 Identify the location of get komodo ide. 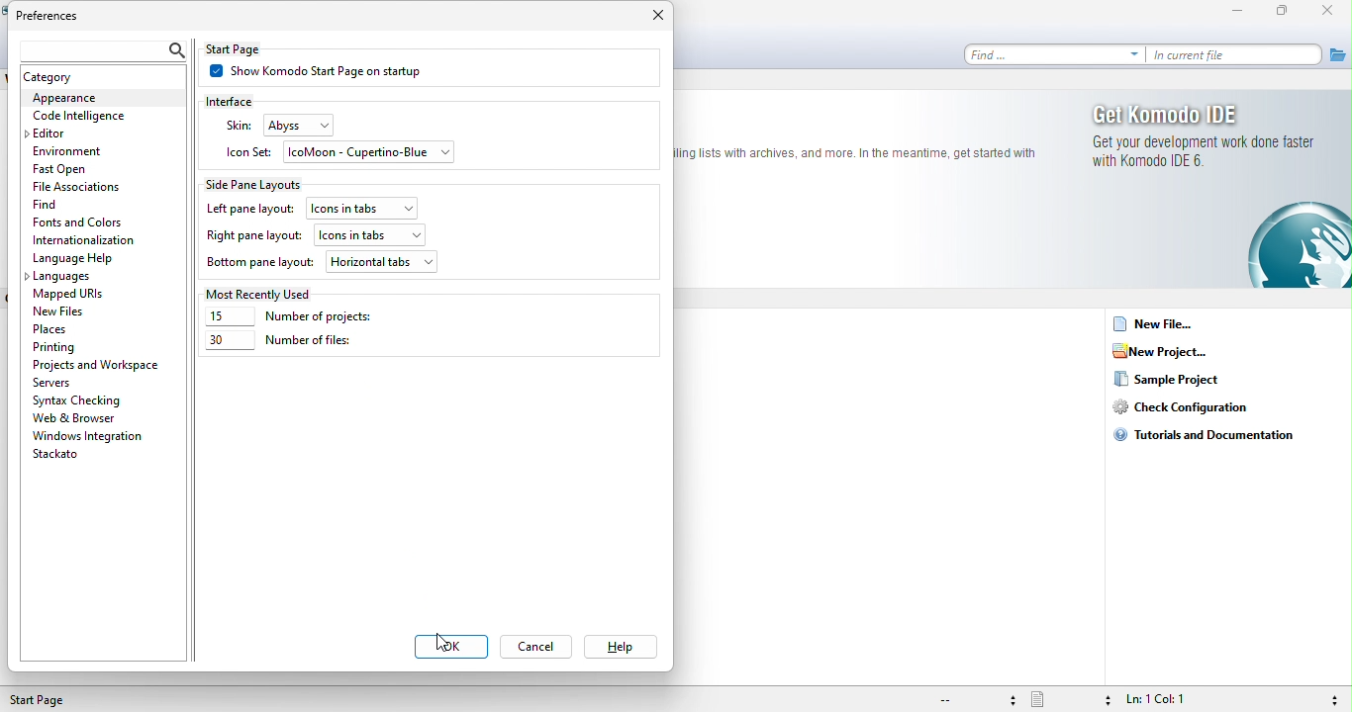
(1207, 114).